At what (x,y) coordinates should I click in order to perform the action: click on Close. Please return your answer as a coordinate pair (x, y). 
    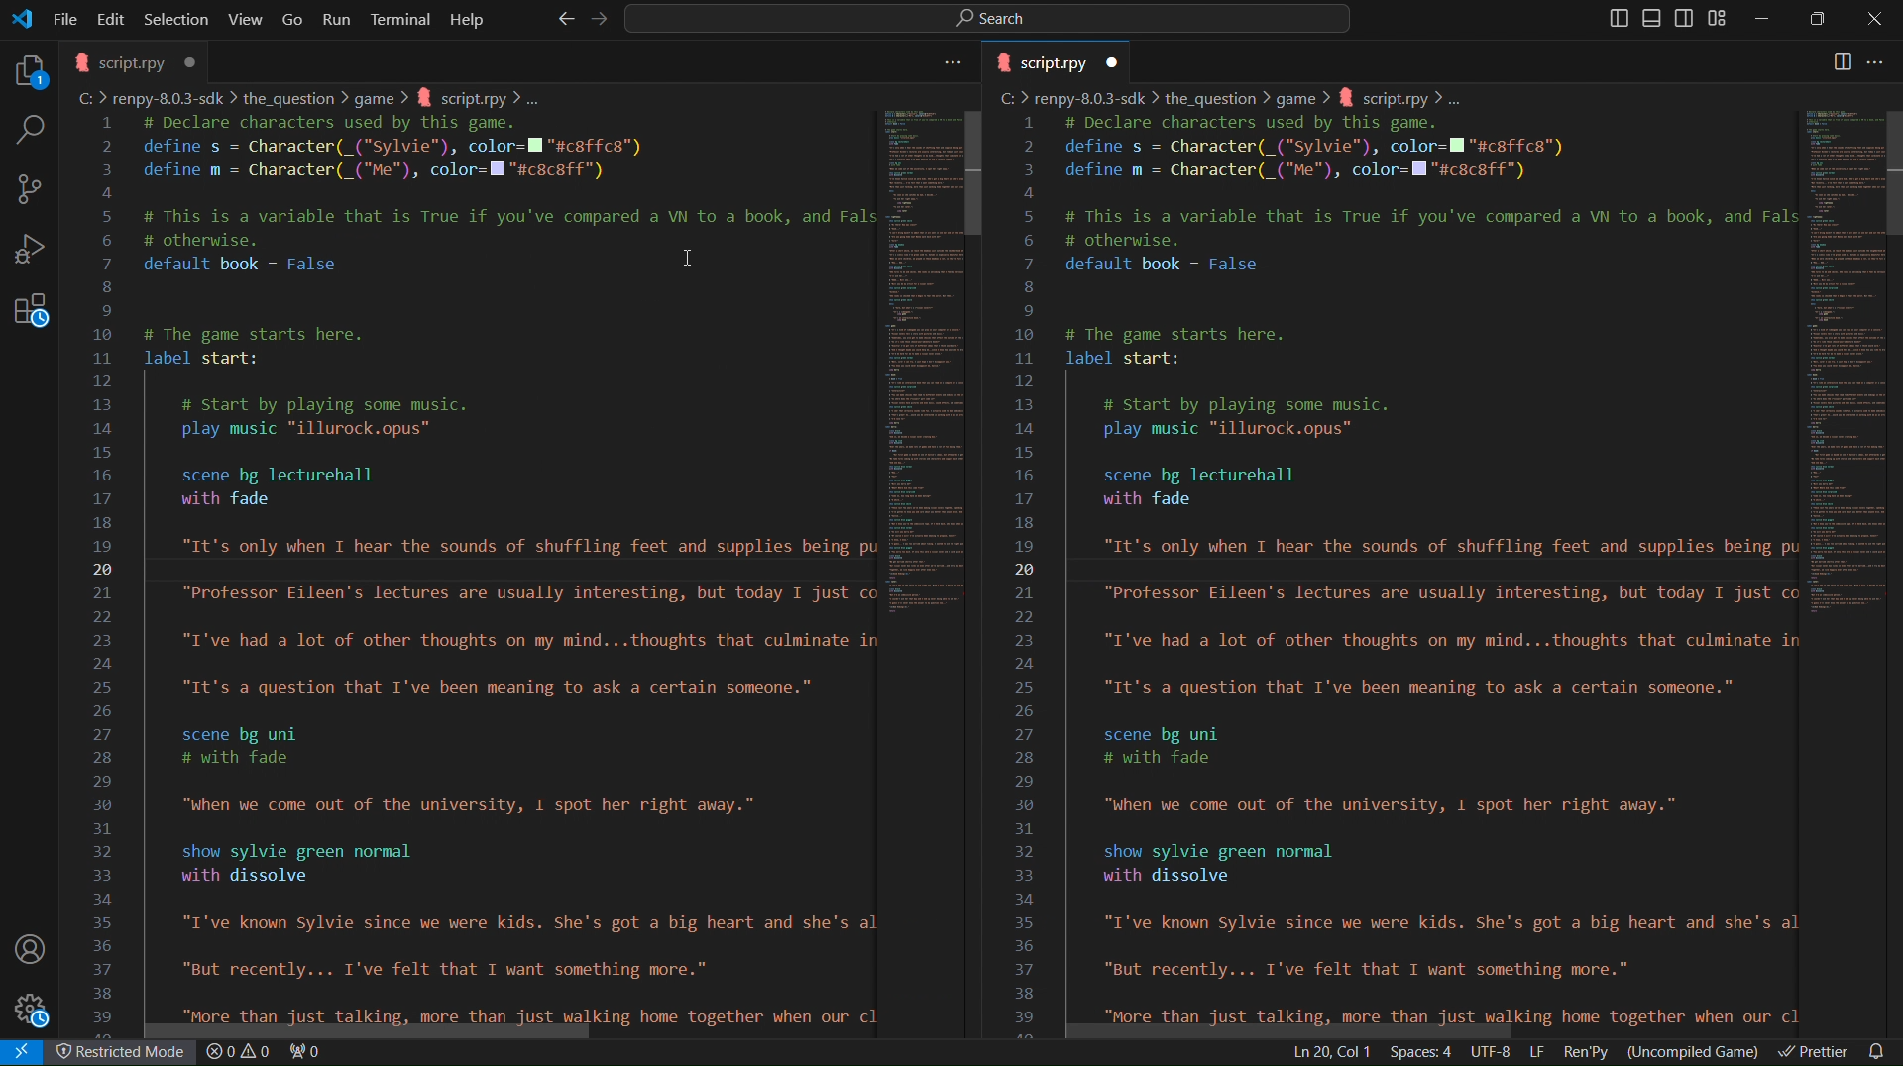
    Looking at the image, I should click on (1873, 19).